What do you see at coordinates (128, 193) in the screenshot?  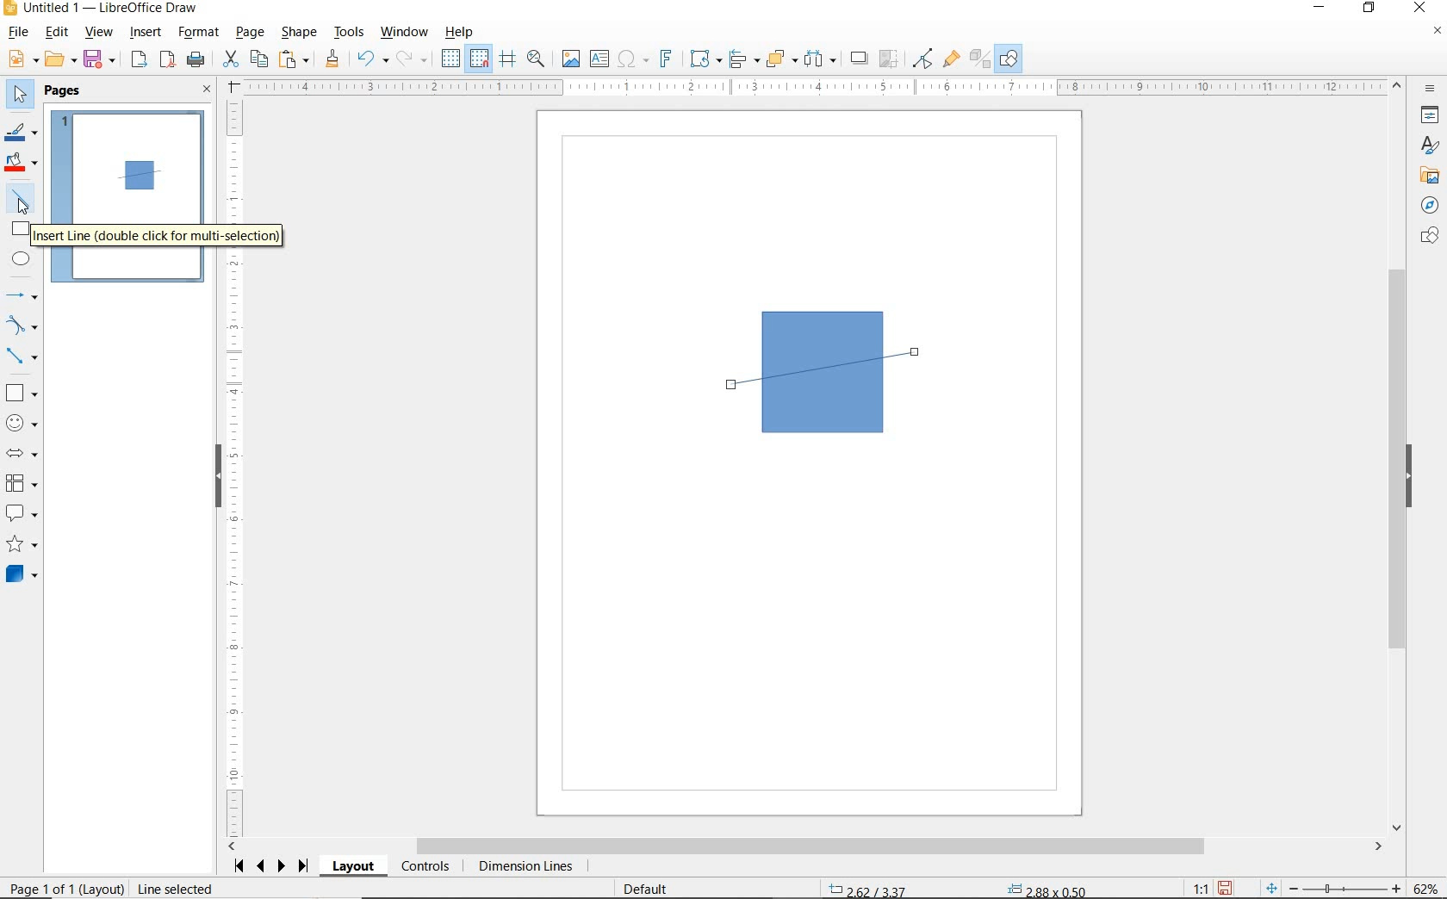 I see `INSERT LINE` at bounding box center [128, 193].